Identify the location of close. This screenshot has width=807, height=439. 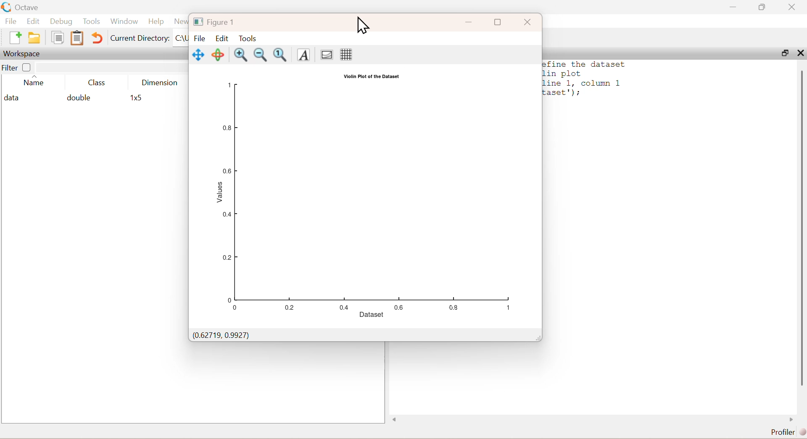
(793, 7).